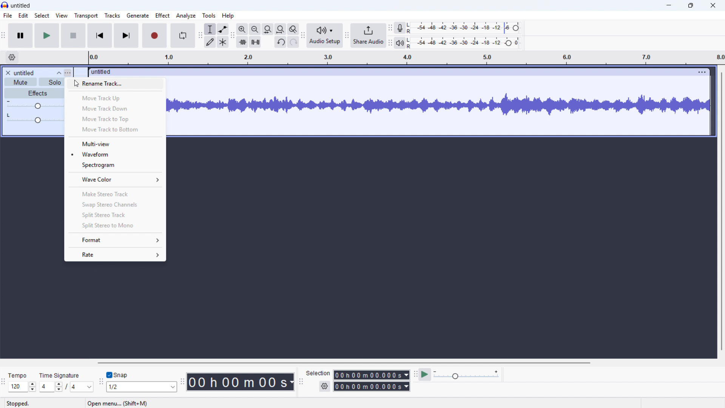  What do you see at coordinates (241, 382) in the screenshot?
I see `Timestamp ` at bounding box center [241, 382].